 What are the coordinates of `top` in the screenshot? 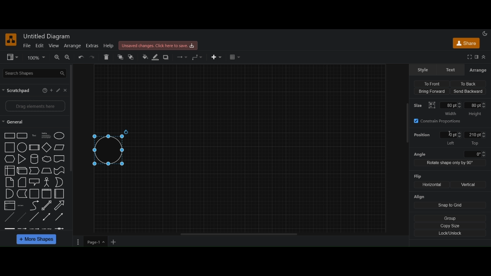 It's located at (476, 138).